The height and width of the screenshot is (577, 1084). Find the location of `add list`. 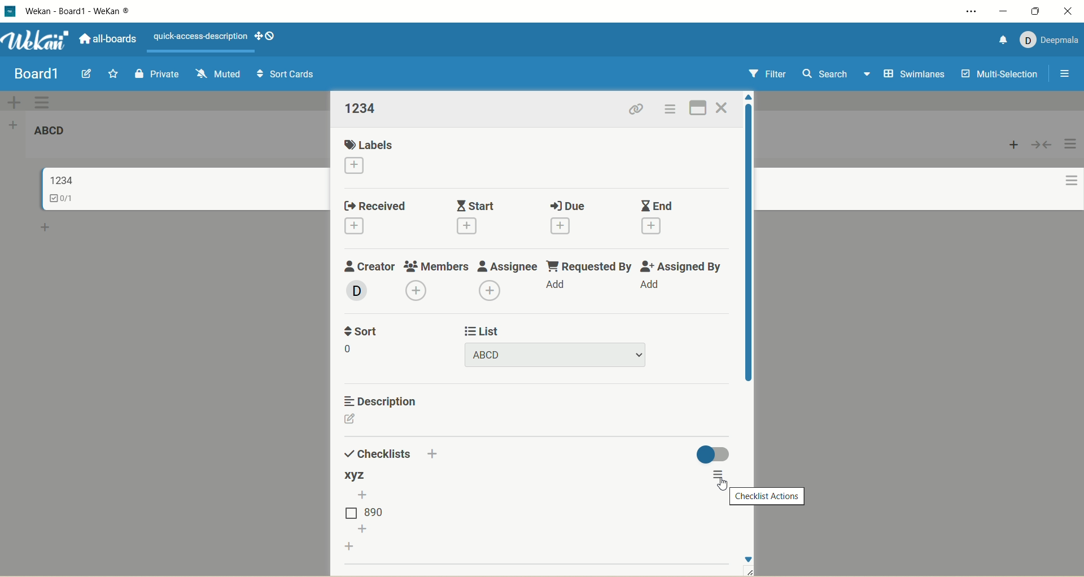

add list is located at coordinates (15, 126).